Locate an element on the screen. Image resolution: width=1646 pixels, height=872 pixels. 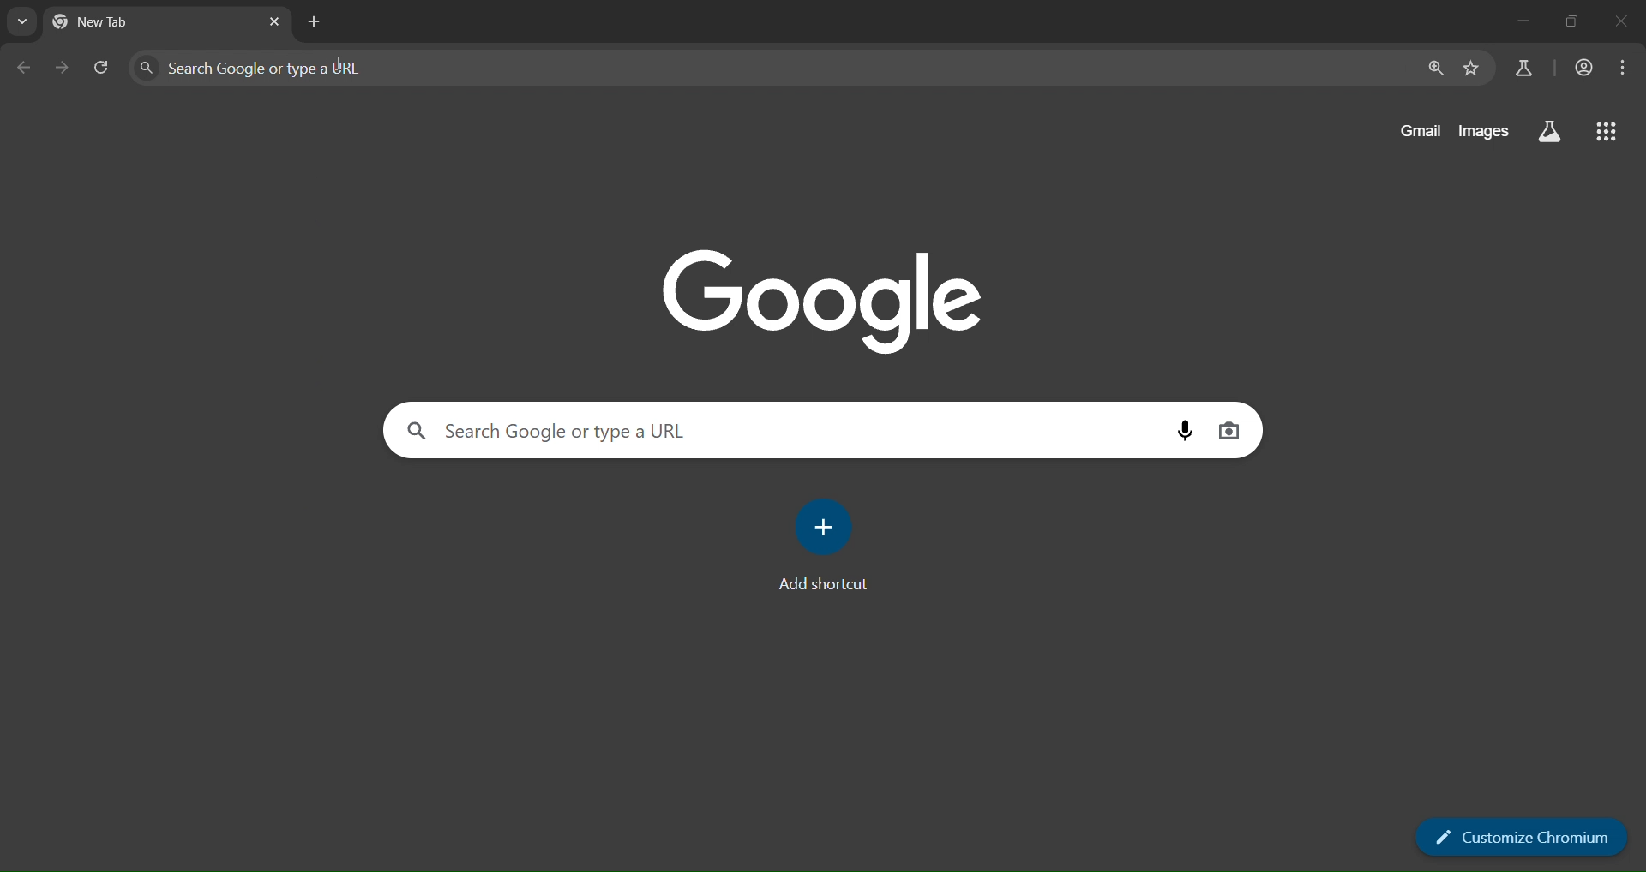
gmail is located at coordinates (1416, 130).